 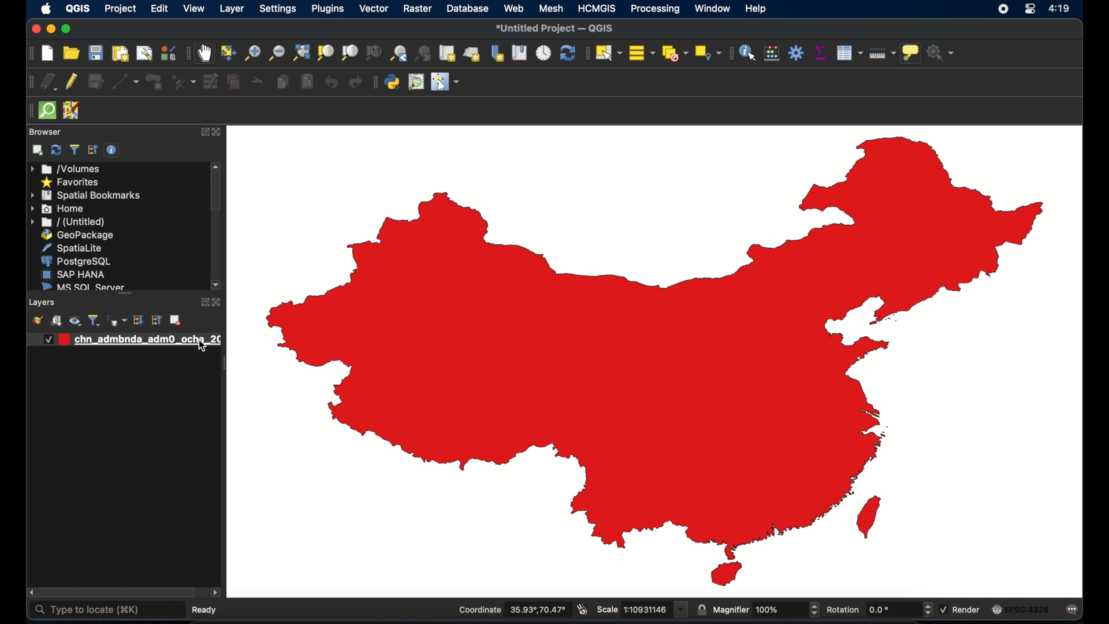 I want to click on zoom out, so click(x=275, y=53).